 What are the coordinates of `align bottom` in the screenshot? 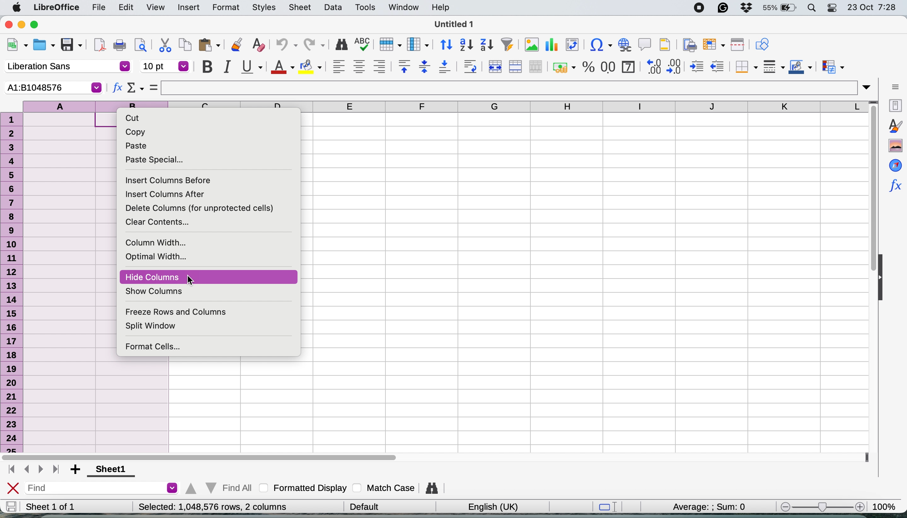 It's located at (448, 67).